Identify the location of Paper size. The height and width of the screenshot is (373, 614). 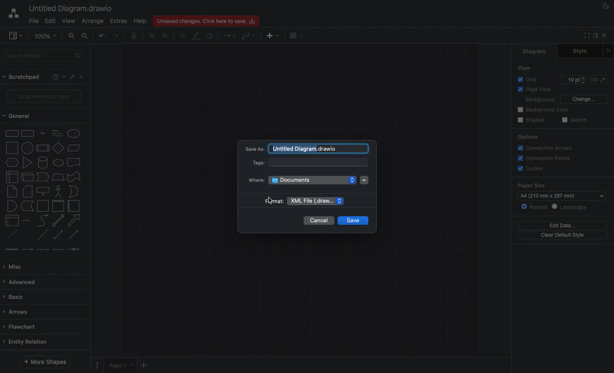
(558, 185).